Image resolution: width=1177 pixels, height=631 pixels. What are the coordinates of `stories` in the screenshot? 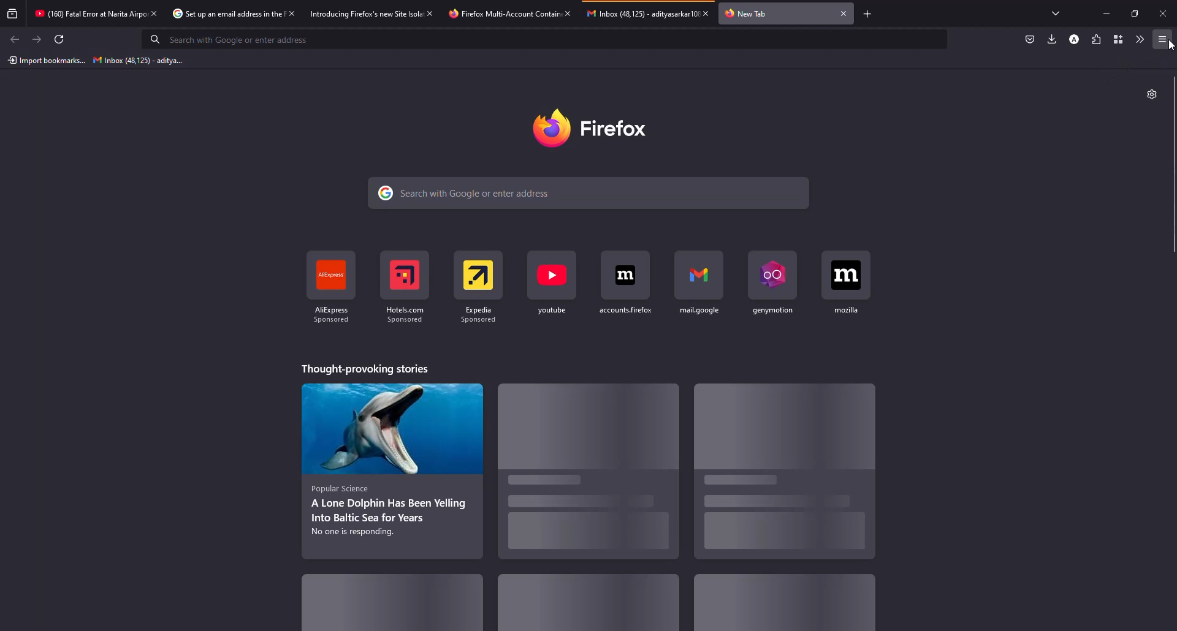 It's located at (390, 466).